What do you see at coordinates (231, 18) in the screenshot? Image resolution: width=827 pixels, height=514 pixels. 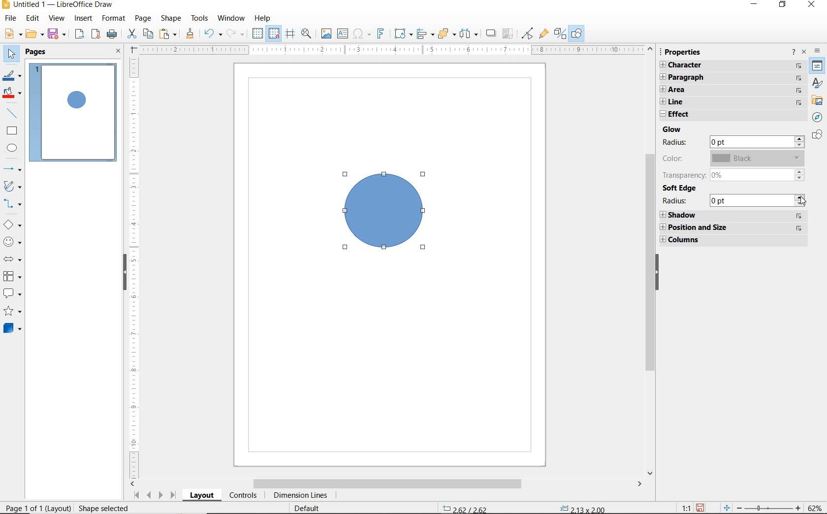 I see `WINDOW` at bounding box center [231, 18].